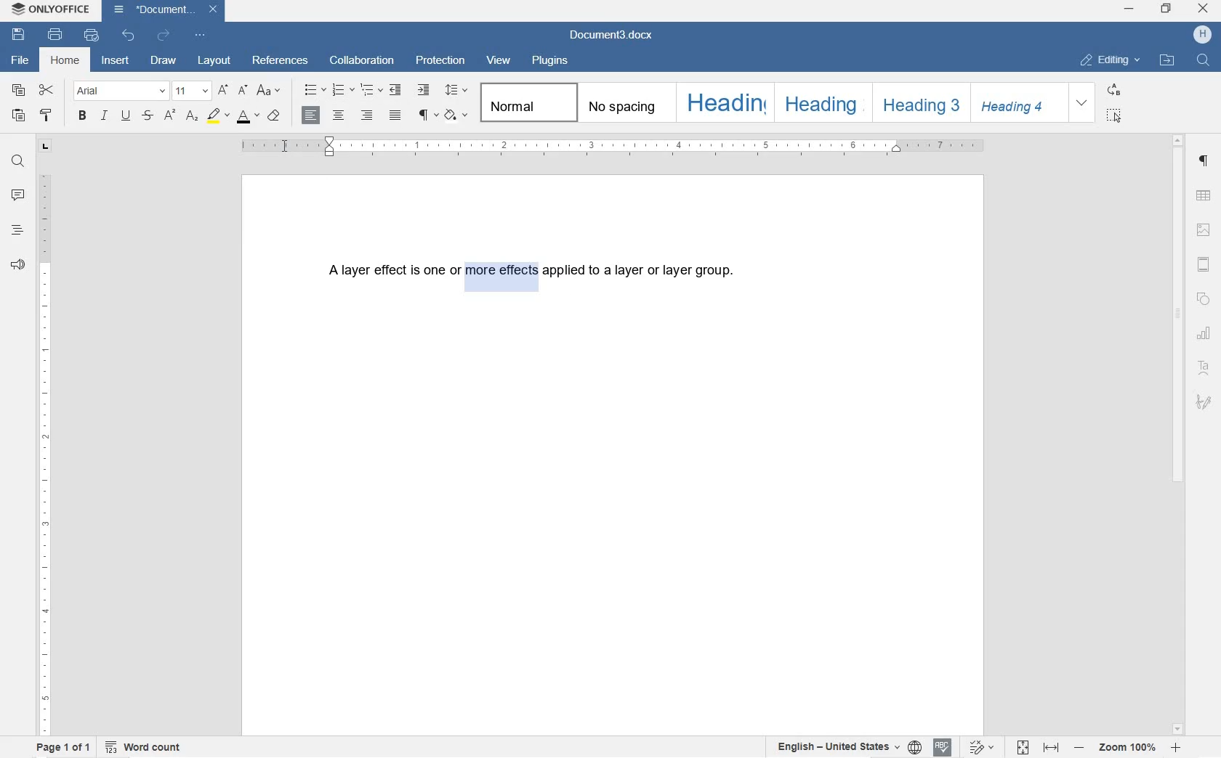  I want to click on SET TEXT OR DOCUMENT LANGUAGE, so click(845, 747).